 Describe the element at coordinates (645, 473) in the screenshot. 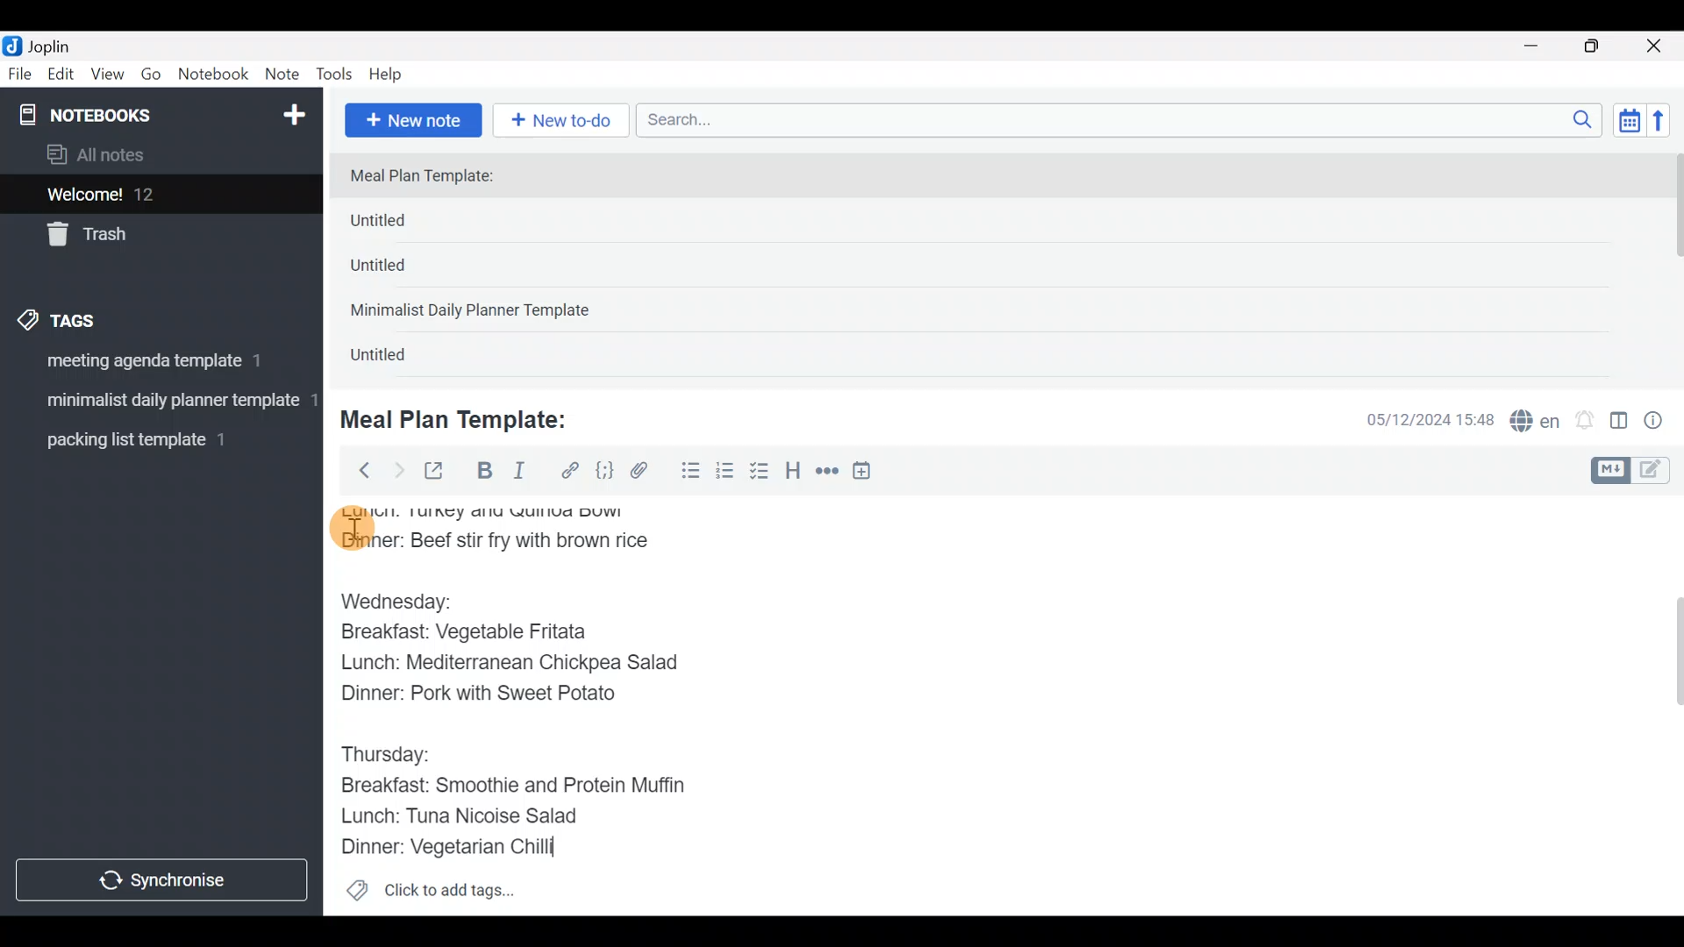

I see `Attach file` at that location.